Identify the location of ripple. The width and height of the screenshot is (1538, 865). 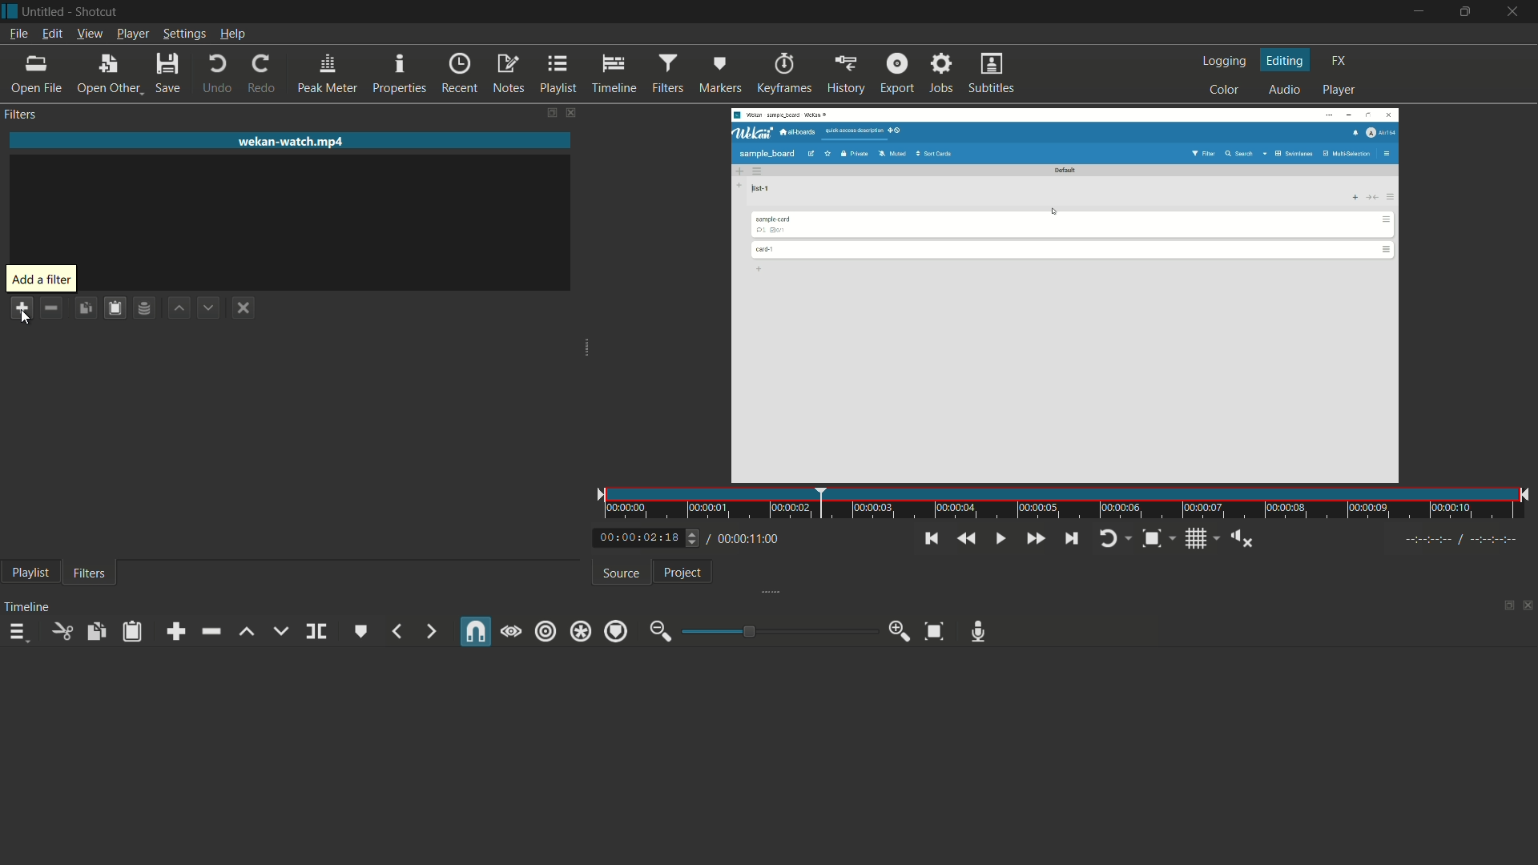
(546, 632).